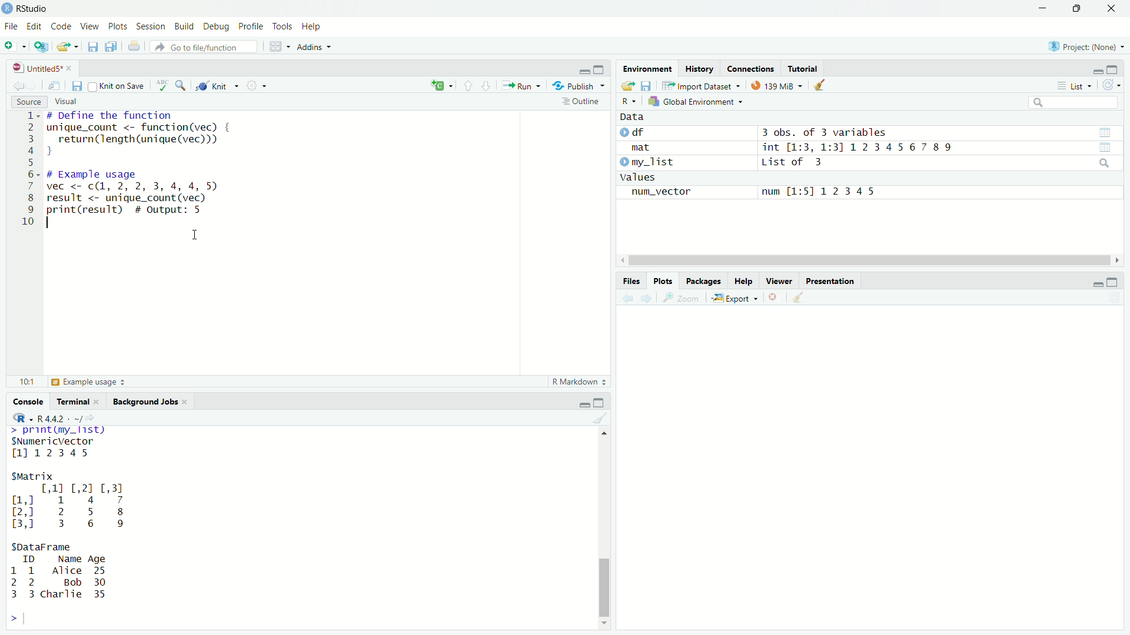 The width and height of the screenshot is (1130, 635). I want to click on Zoom, so click(684, 298).